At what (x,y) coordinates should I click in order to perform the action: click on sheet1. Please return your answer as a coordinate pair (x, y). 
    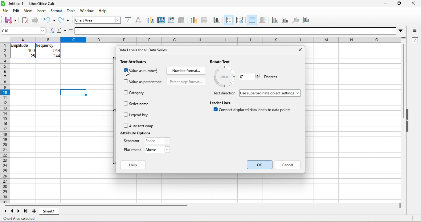
    Looking at the image, I should click on (52, 213).